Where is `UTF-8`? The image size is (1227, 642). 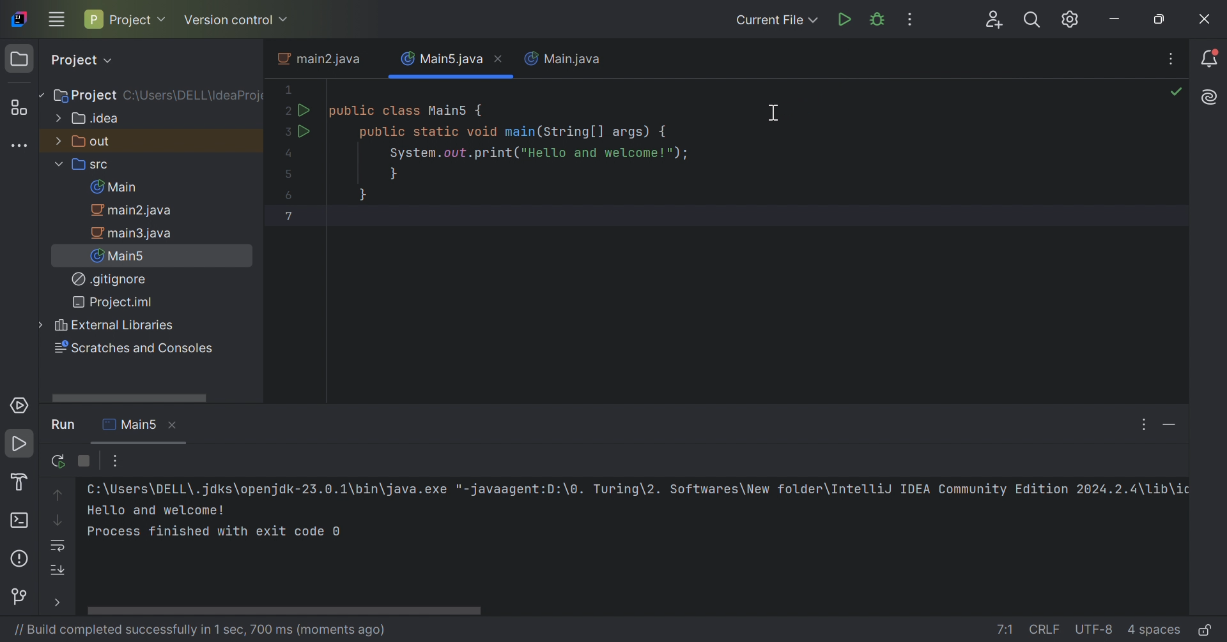 UTF-8 is located at coordinates (1095, 630).